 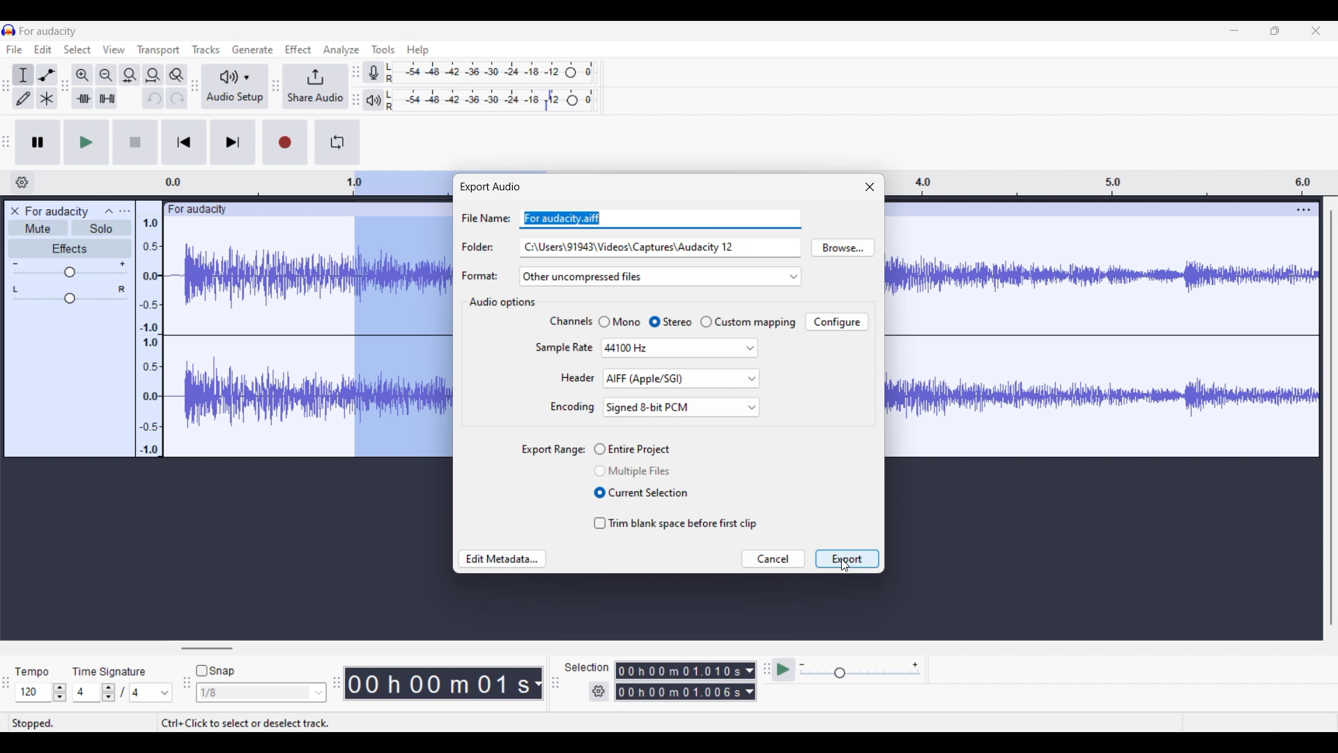 What do you see at coordinates (43, 50) in the screenshot?
I see `Edit menu` at bounding box center [43, 50].